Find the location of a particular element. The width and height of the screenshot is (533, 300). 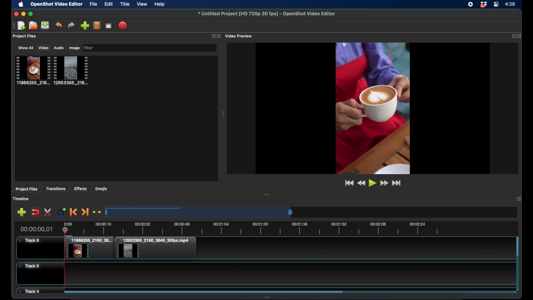

project files is located at coordinates (25, 36).